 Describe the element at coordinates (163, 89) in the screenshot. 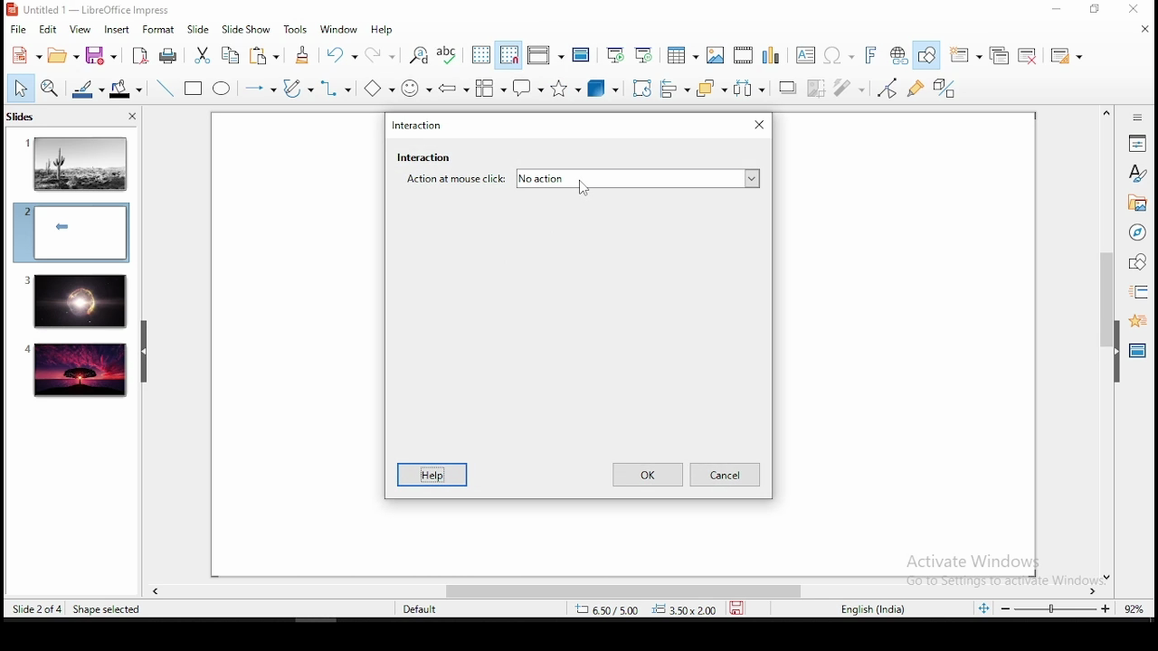

I see `line` at that location.